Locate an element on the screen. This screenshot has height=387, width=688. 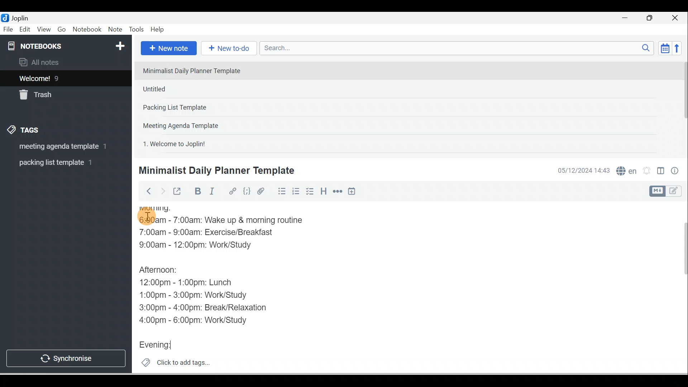
Reverse sort is located at coordinates (679, 48).